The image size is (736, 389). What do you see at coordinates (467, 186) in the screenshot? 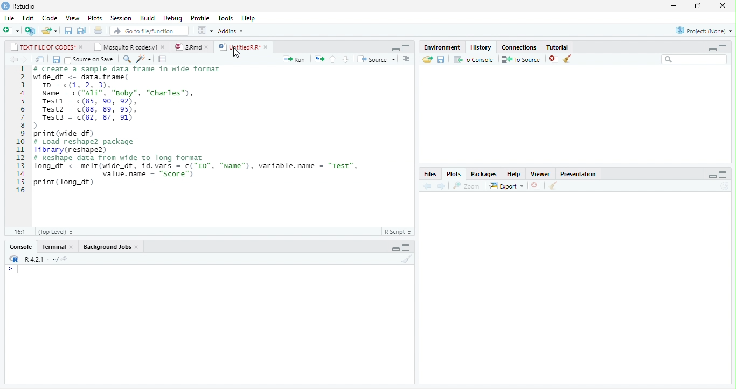
I see `Zoom` at bounding box center [467, 186].